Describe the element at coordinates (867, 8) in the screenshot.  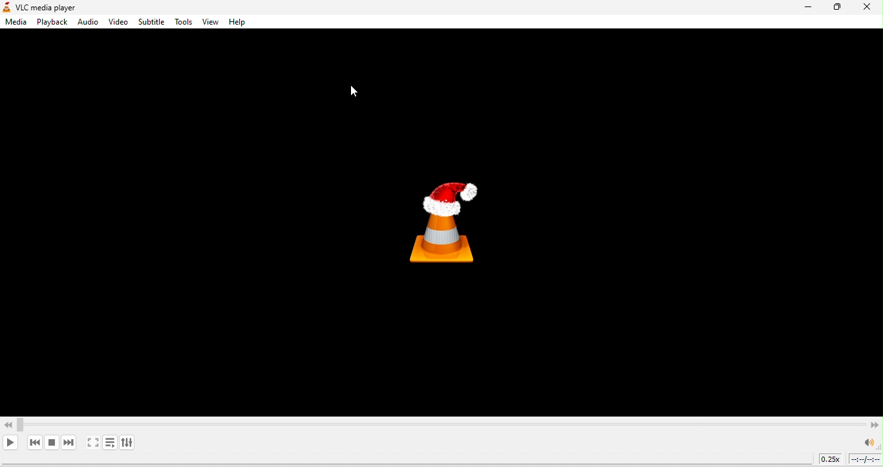
I see `close` at that location.